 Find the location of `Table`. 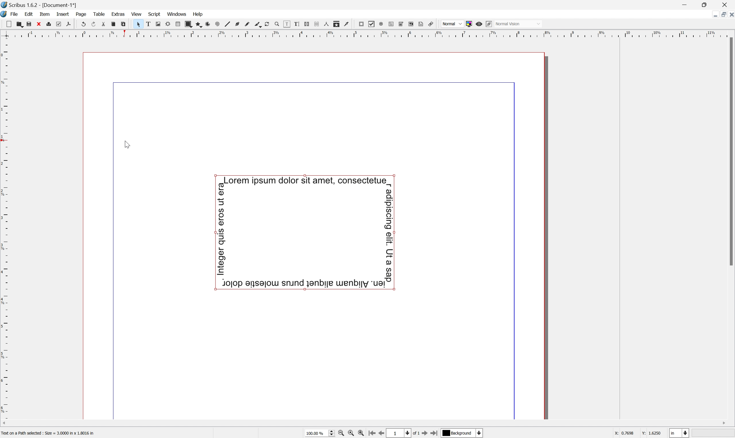

Table is located at coordinates (100, 14).